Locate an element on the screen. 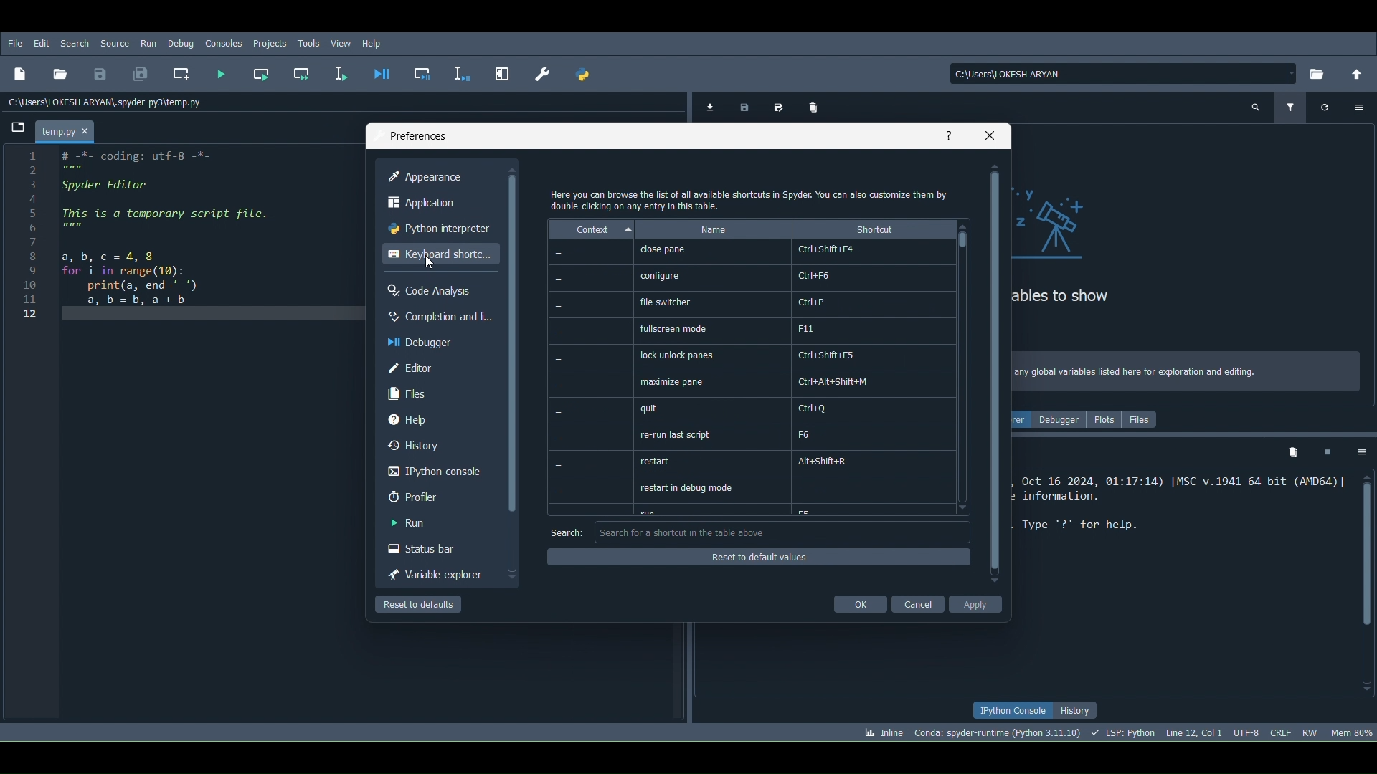 The image size is (1377, 774). Cancel is located at coordinates (916, 602).